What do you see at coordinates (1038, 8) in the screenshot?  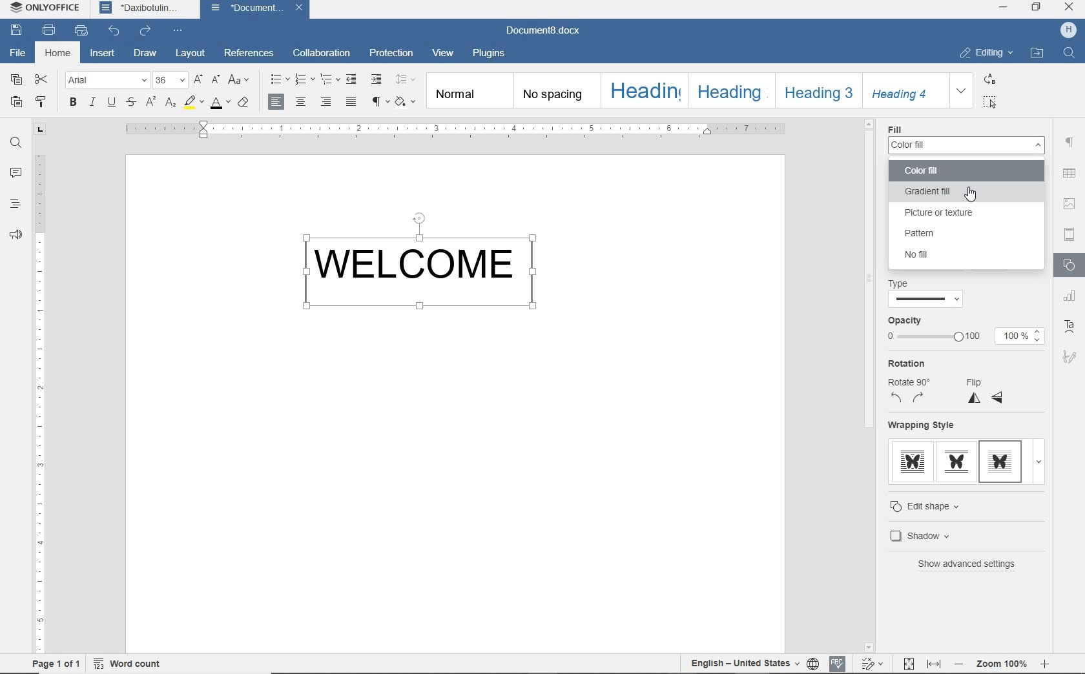 I see `RESTORE DOWN` at bounding box center [1038, 8].